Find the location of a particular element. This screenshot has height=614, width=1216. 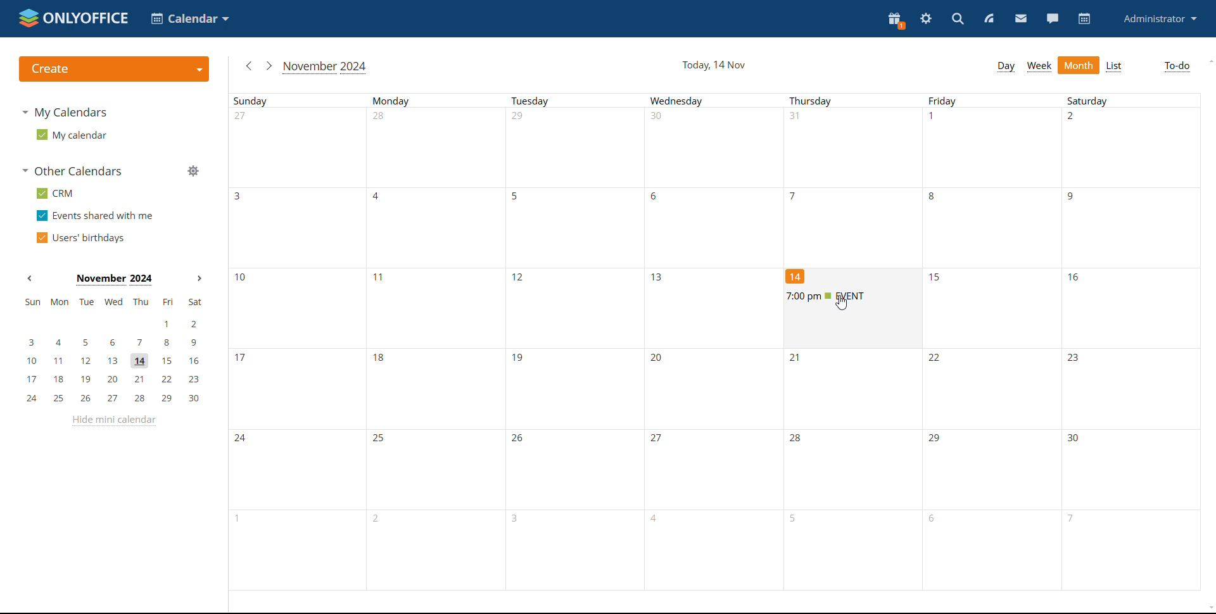

current date is located at coordinates (712, 63).